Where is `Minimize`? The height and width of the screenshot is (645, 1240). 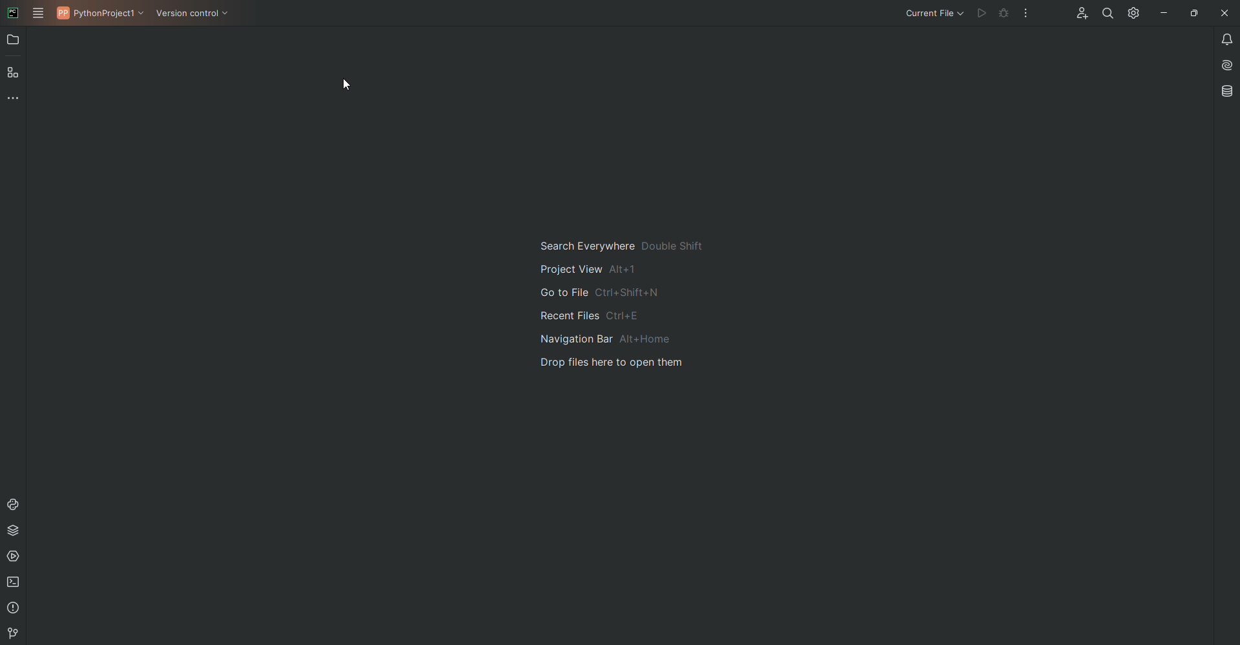 Minimize is located at coordinates (1161, 12).